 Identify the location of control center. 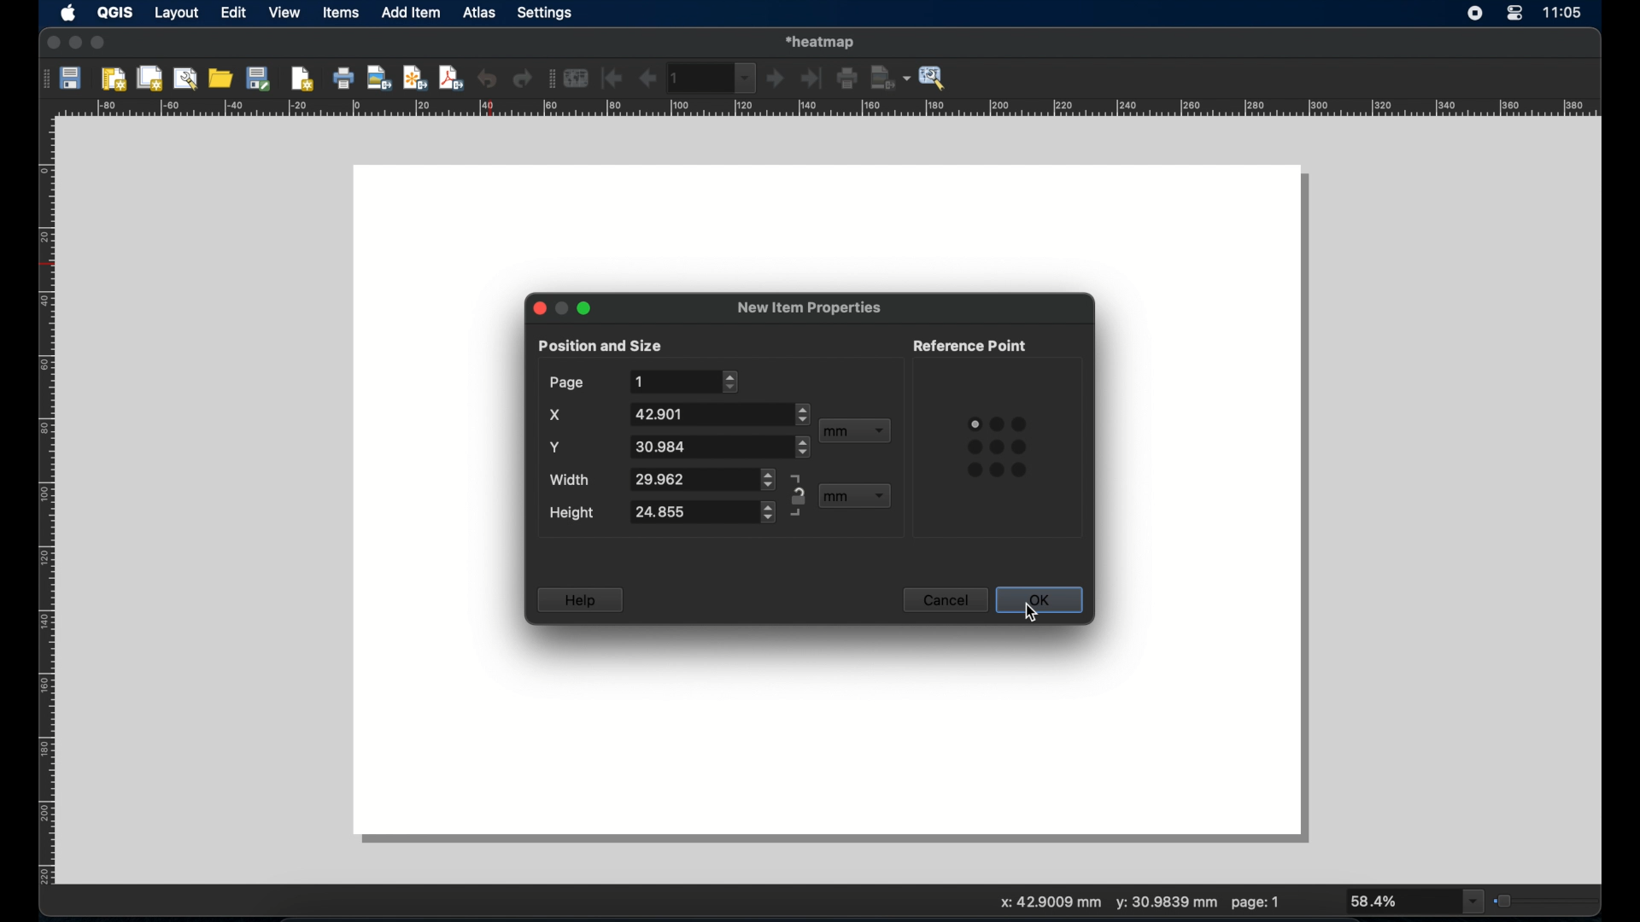
(1514, 15).